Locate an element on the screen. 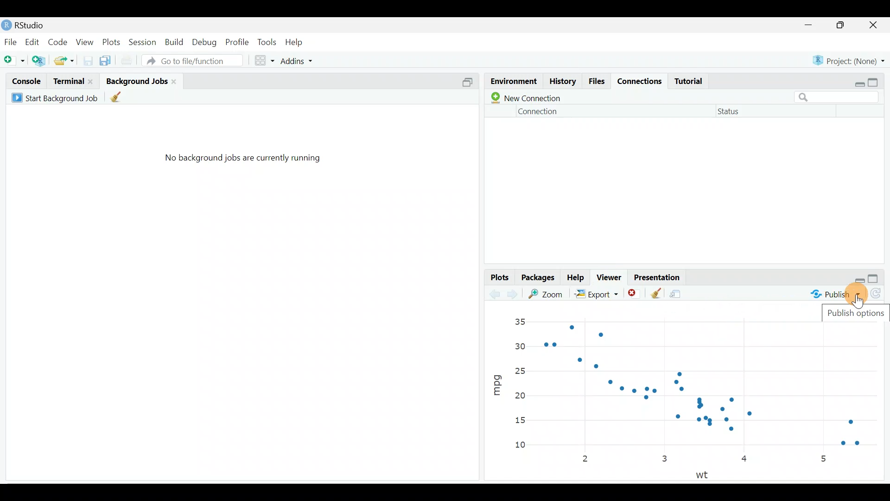  Go back is located at coordinates (495, 293).